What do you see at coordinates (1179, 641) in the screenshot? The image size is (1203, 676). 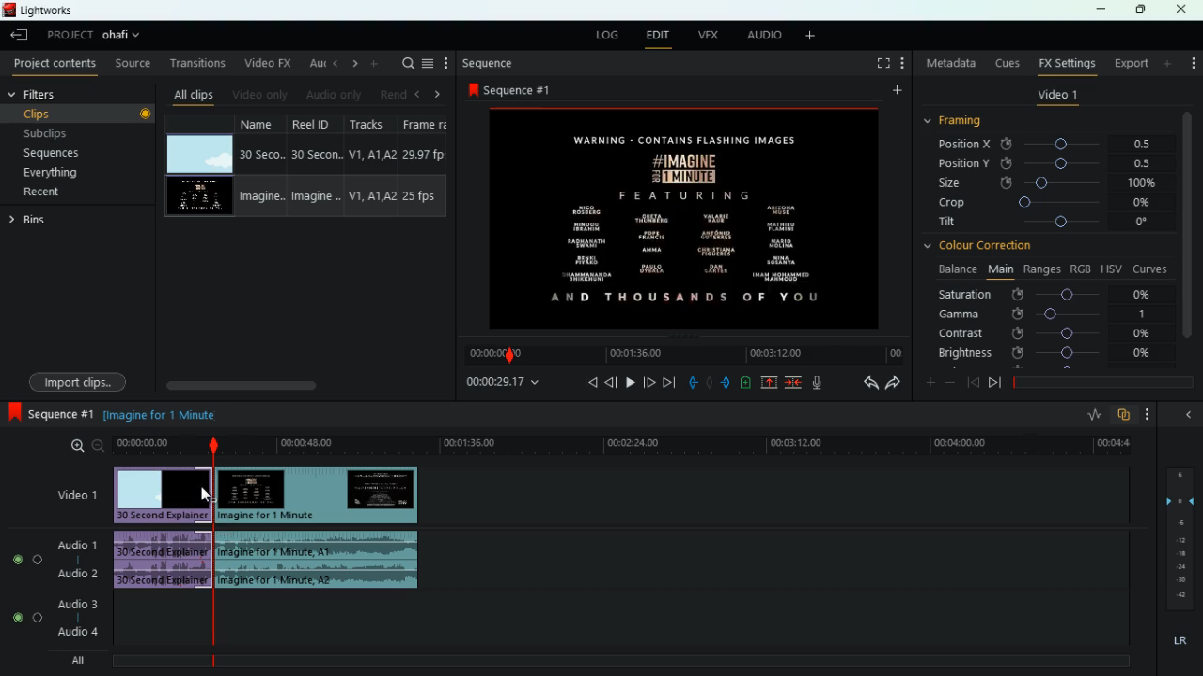 I see `lr` at bounding box center [1179, 641].